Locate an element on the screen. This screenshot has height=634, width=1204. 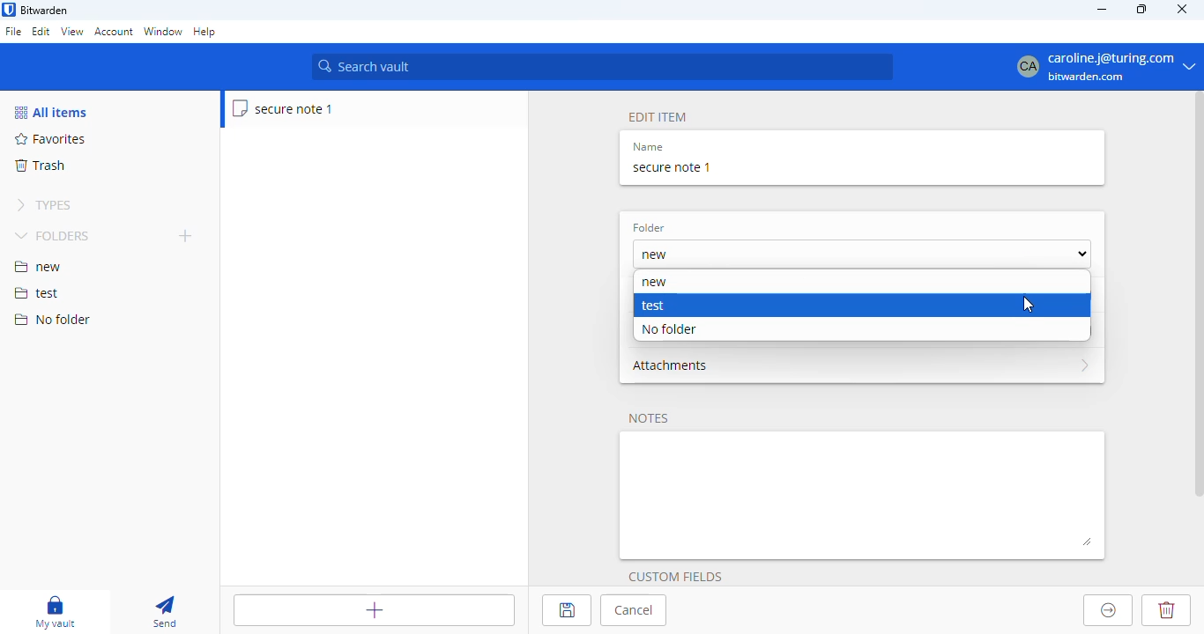
edit item is located at coordinates (658, 118).